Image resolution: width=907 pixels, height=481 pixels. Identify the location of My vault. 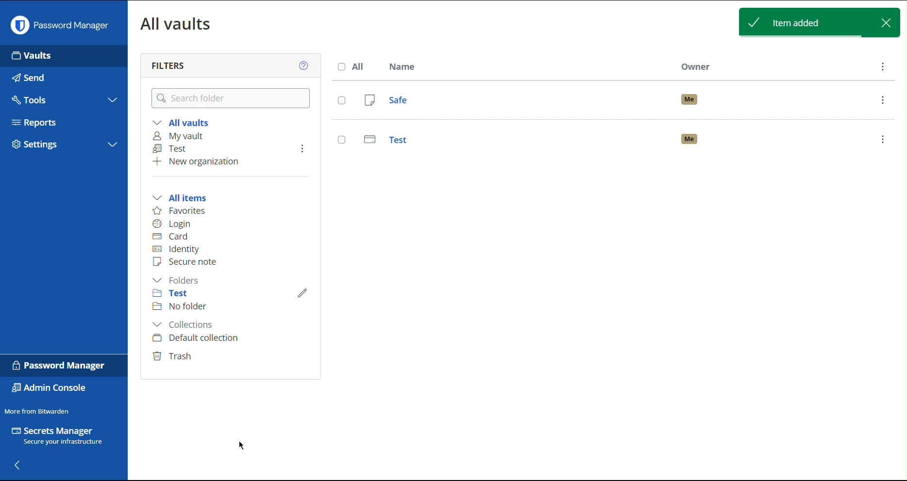
(184, 137).